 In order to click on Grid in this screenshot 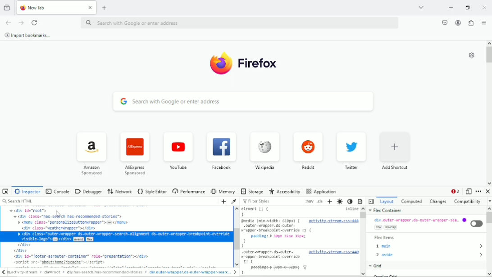, I will do `click(376, 266)`.